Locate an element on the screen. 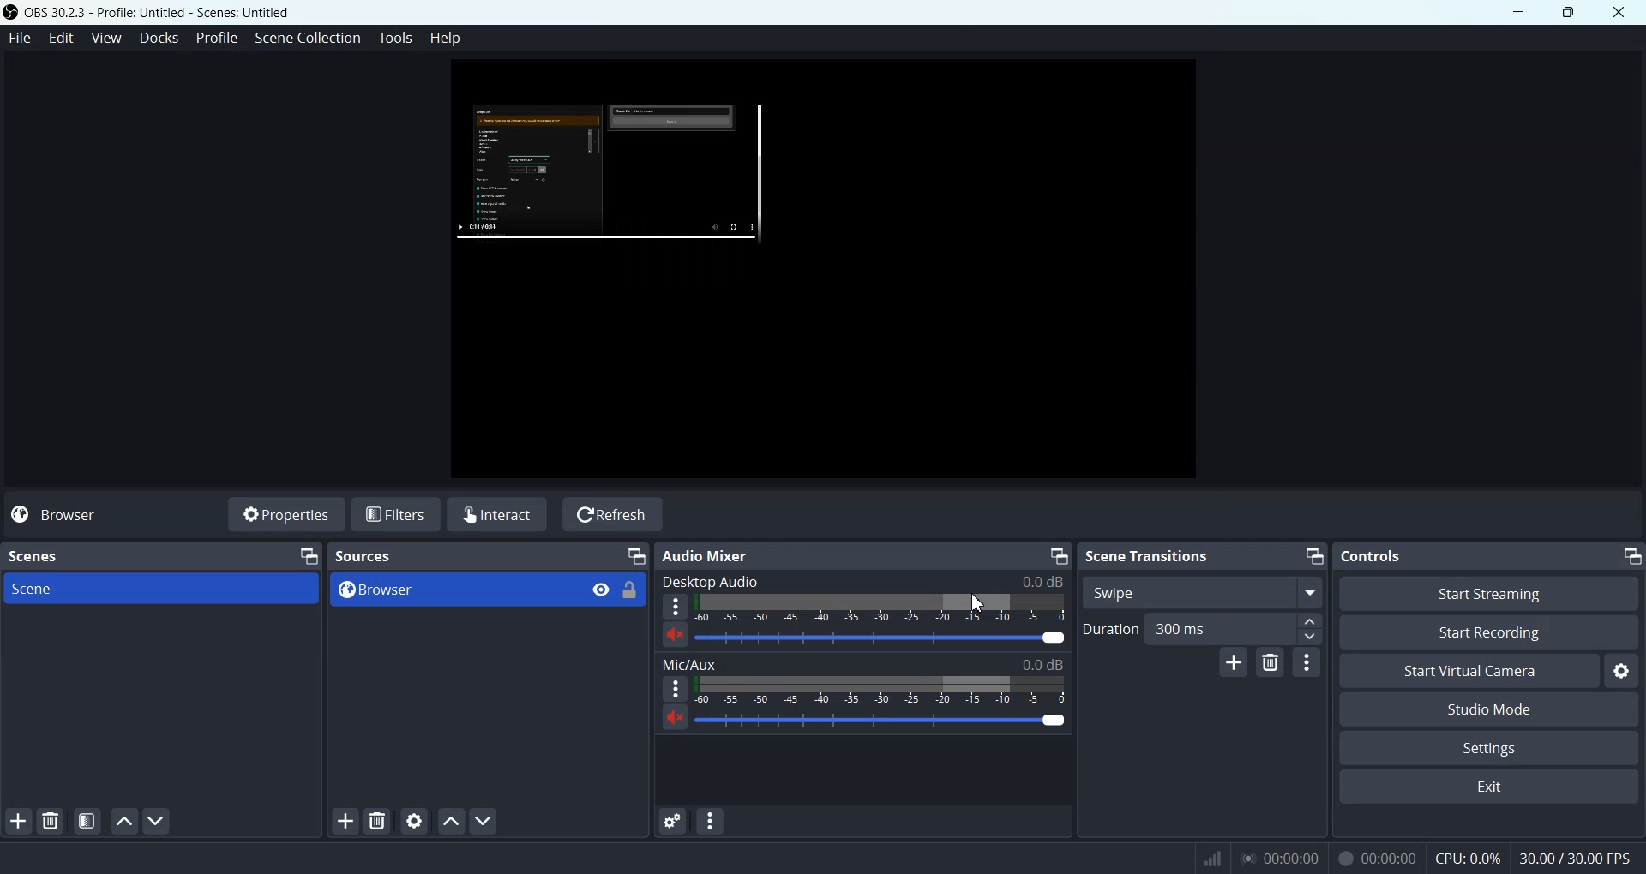 The height and width of the screenshot is (874, 1646). Scene Collection is located at coordinates (307, 39).